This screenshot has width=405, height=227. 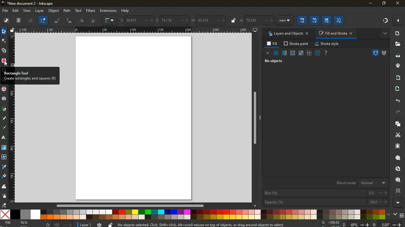 What do you see at coordinates (110, 20) in the screenshot?
I see `graph` at bounding box center [110, 20].